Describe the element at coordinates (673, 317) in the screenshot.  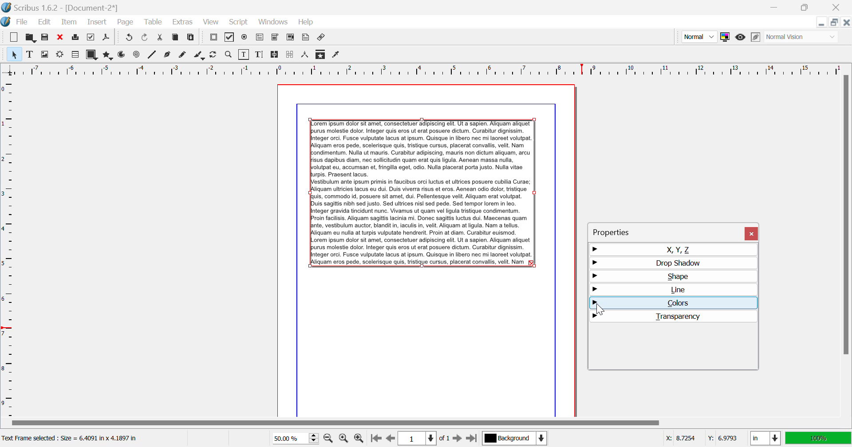
I see `Transparency` at that location.